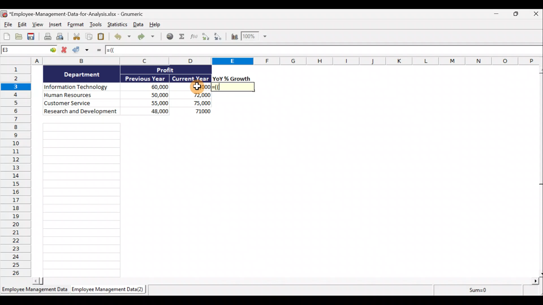  What do you see at coordinates (137, 25) in the screenshot?
I see `Data` at bounding box center [137, 25].